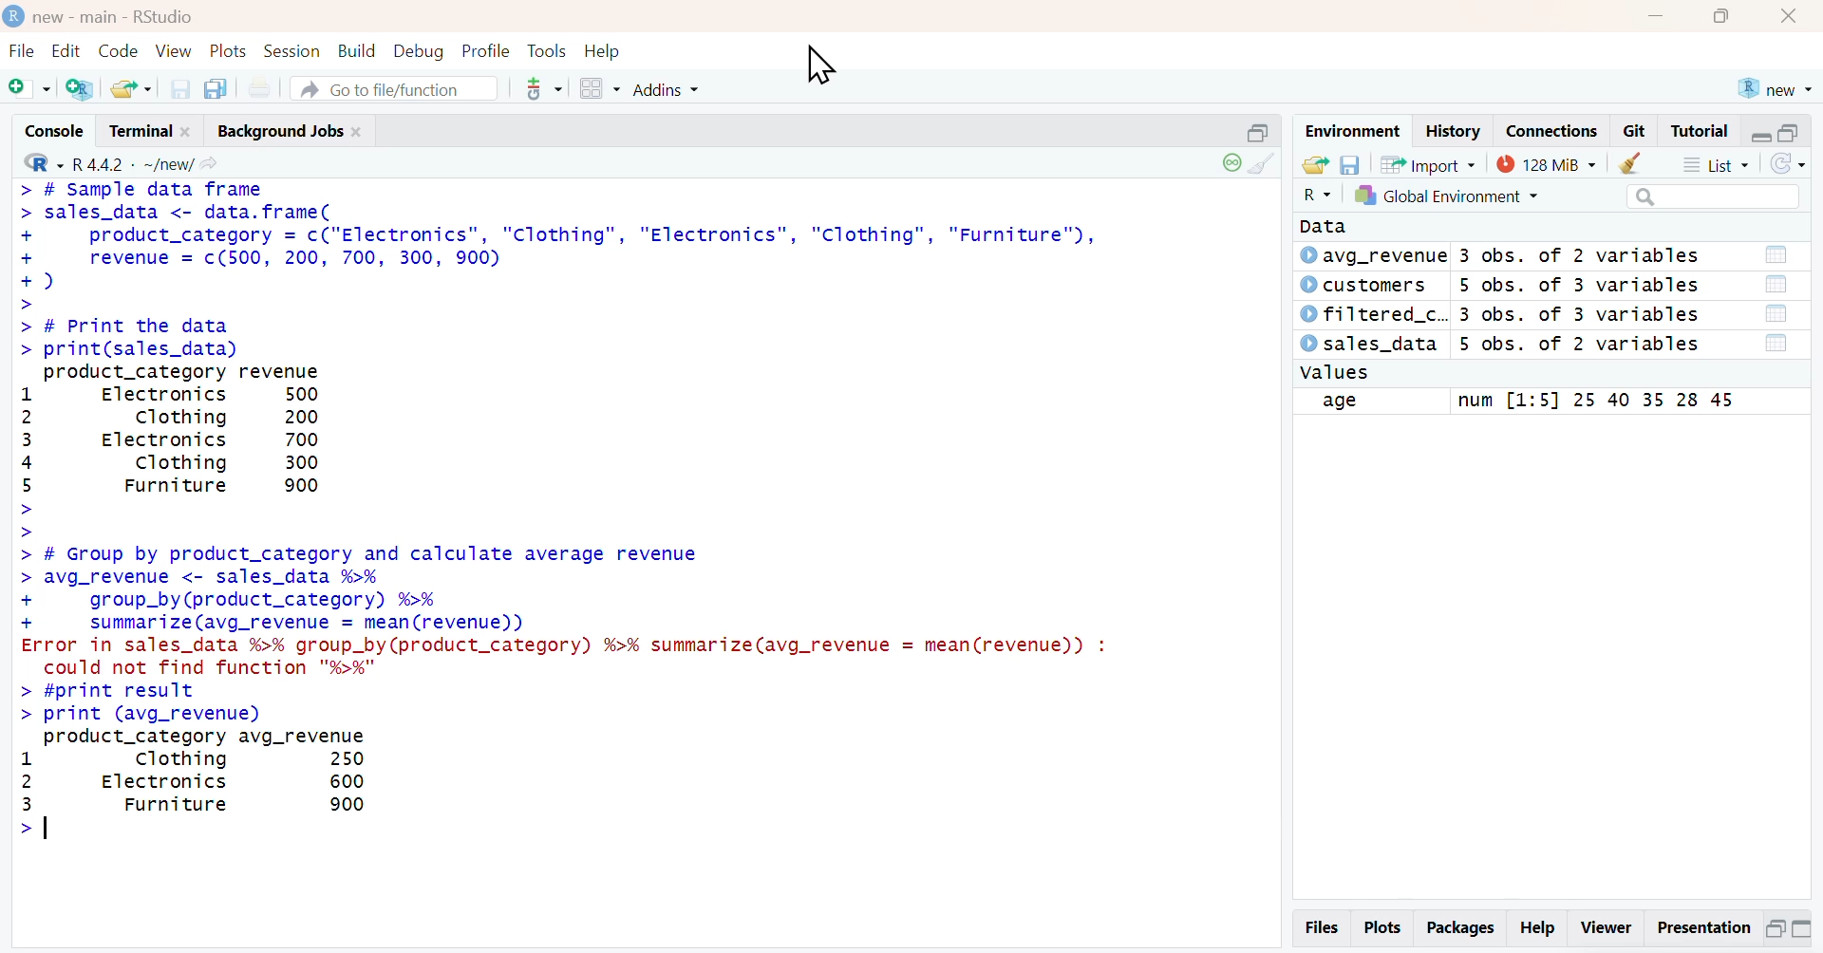 This screenshot has width=1823, height=953. What do you see at coordinates (820, 65) in the screenshot?
I see `cursor` at bounding box center [820, 65].